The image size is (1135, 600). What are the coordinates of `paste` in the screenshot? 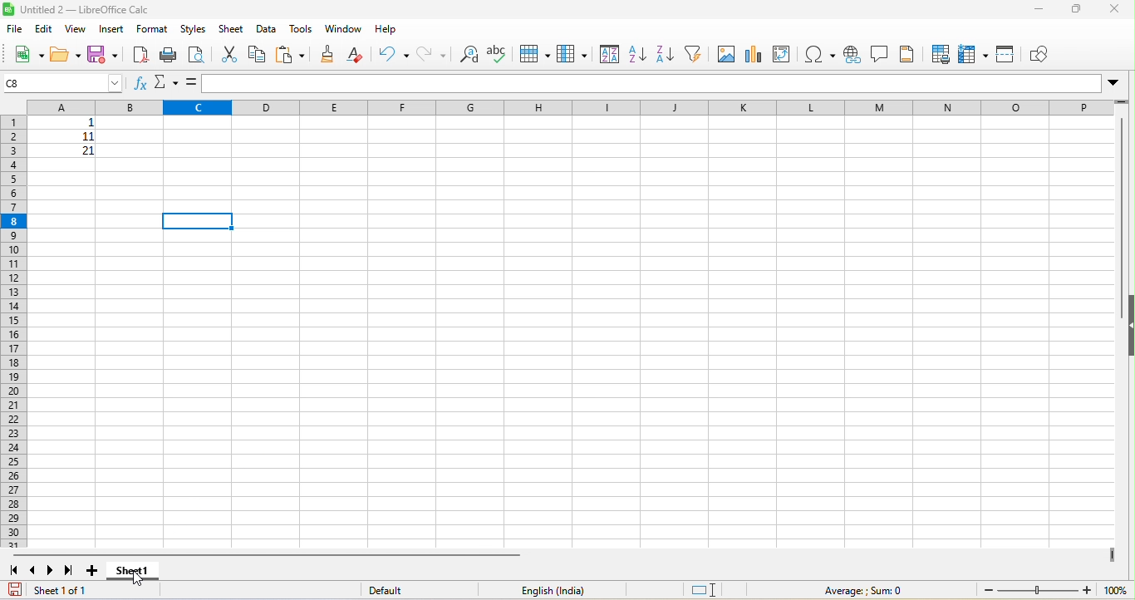 It's located at (290, 55).